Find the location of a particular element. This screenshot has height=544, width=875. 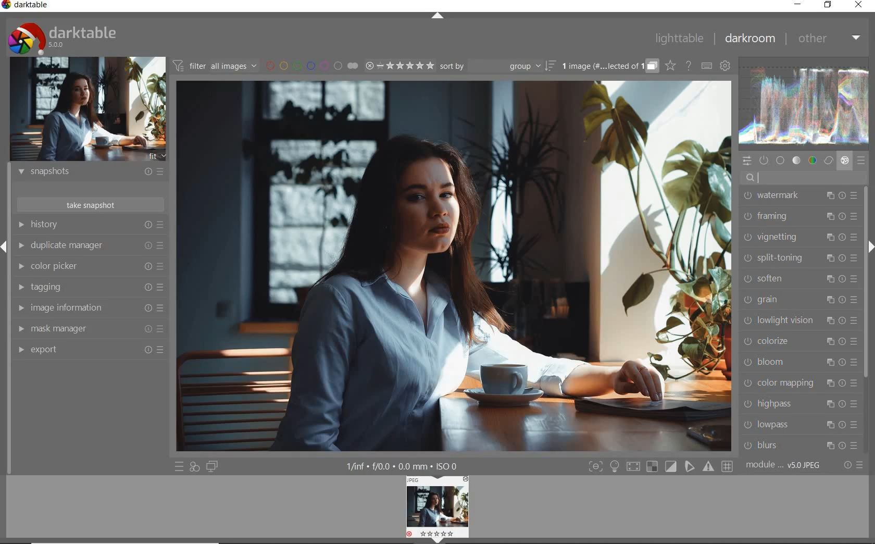

system name is located at coordinates (26, 6).